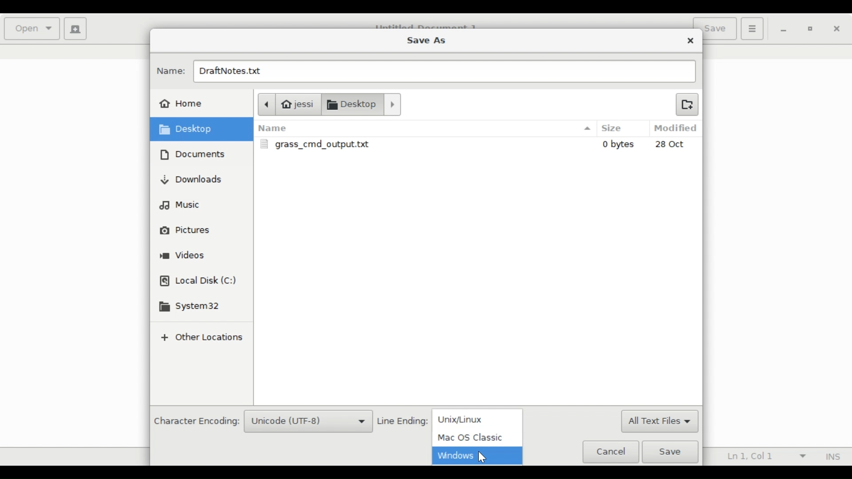 The width and height of the screenshot is (852, 479). What do you see at coordinates (288, 104) in the screenshot?
I see `jessi` at bounding box center [288, 104].